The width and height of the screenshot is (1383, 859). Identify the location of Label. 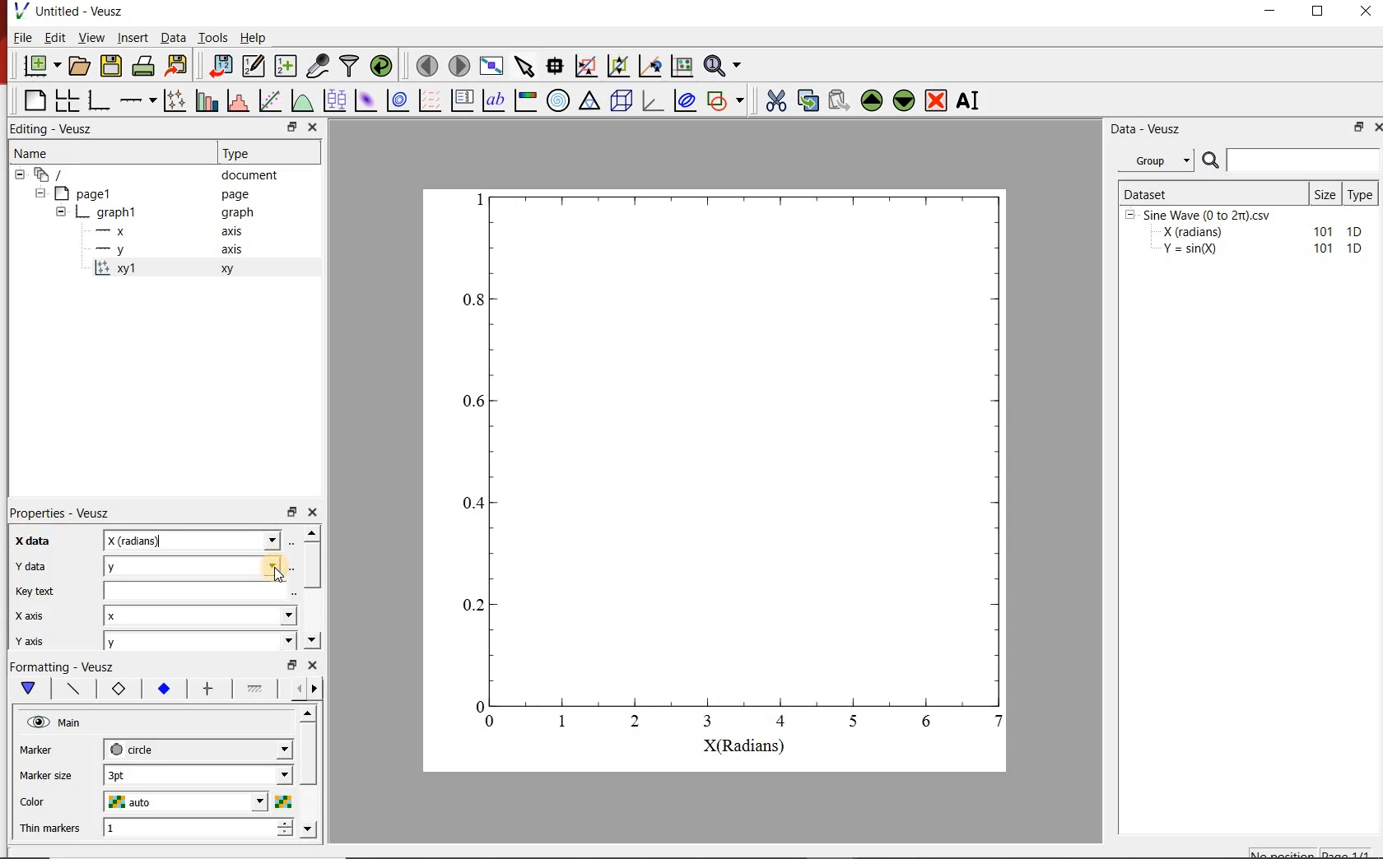
(29, 540).